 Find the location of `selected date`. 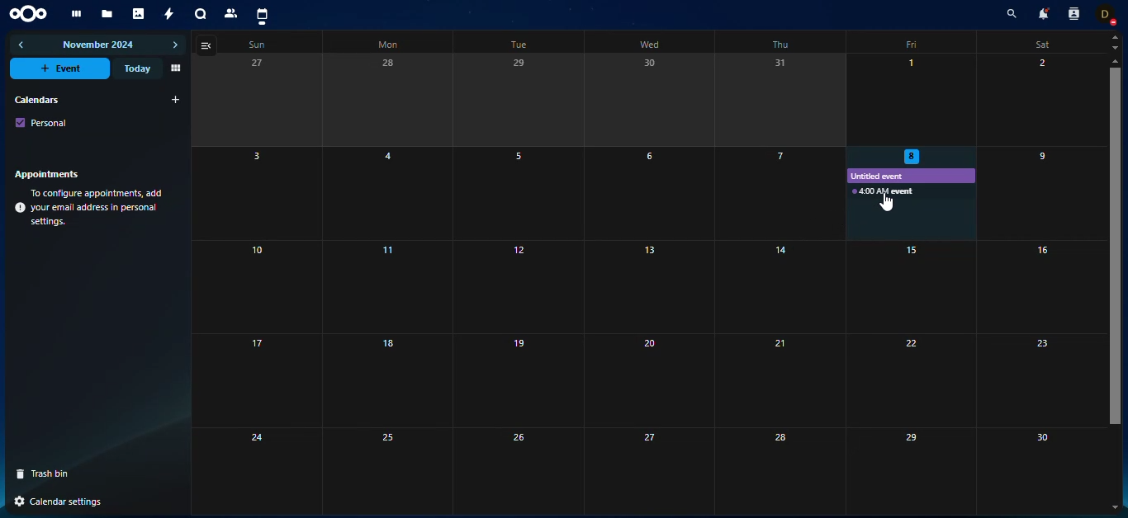

selected date is located at coordinates (912, 155).